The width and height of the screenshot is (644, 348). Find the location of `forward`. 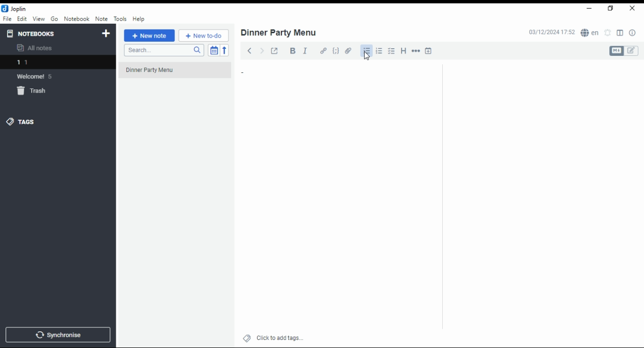

forward is located at coordinates (261, 49).